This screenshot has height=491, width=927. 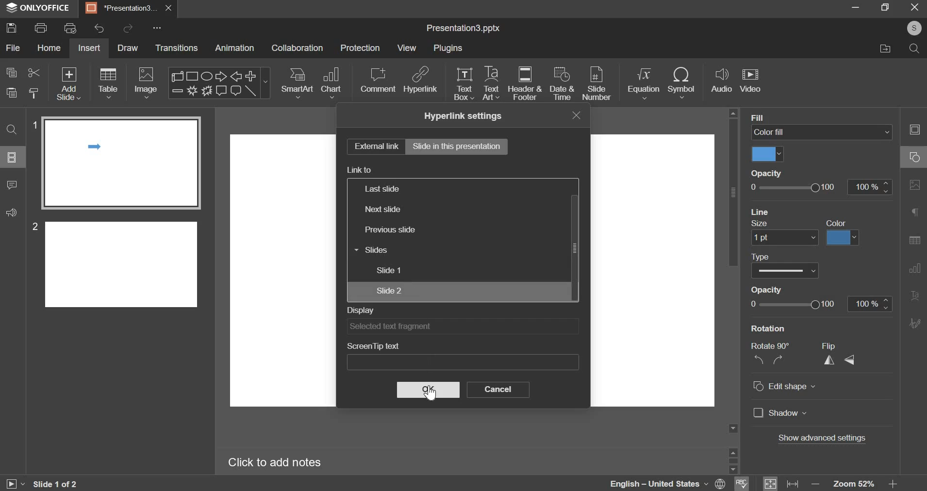 What do you see at coordinates (765, 290) in the screenshot?
I see `opacity` at bounding box center [765, 290].